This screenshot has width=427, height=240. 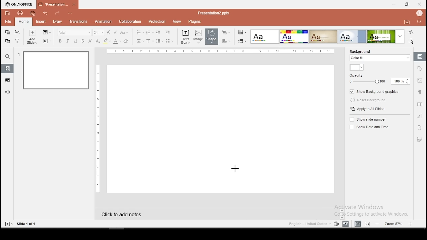 I want to click on presentation, so click(x=57, y=4).